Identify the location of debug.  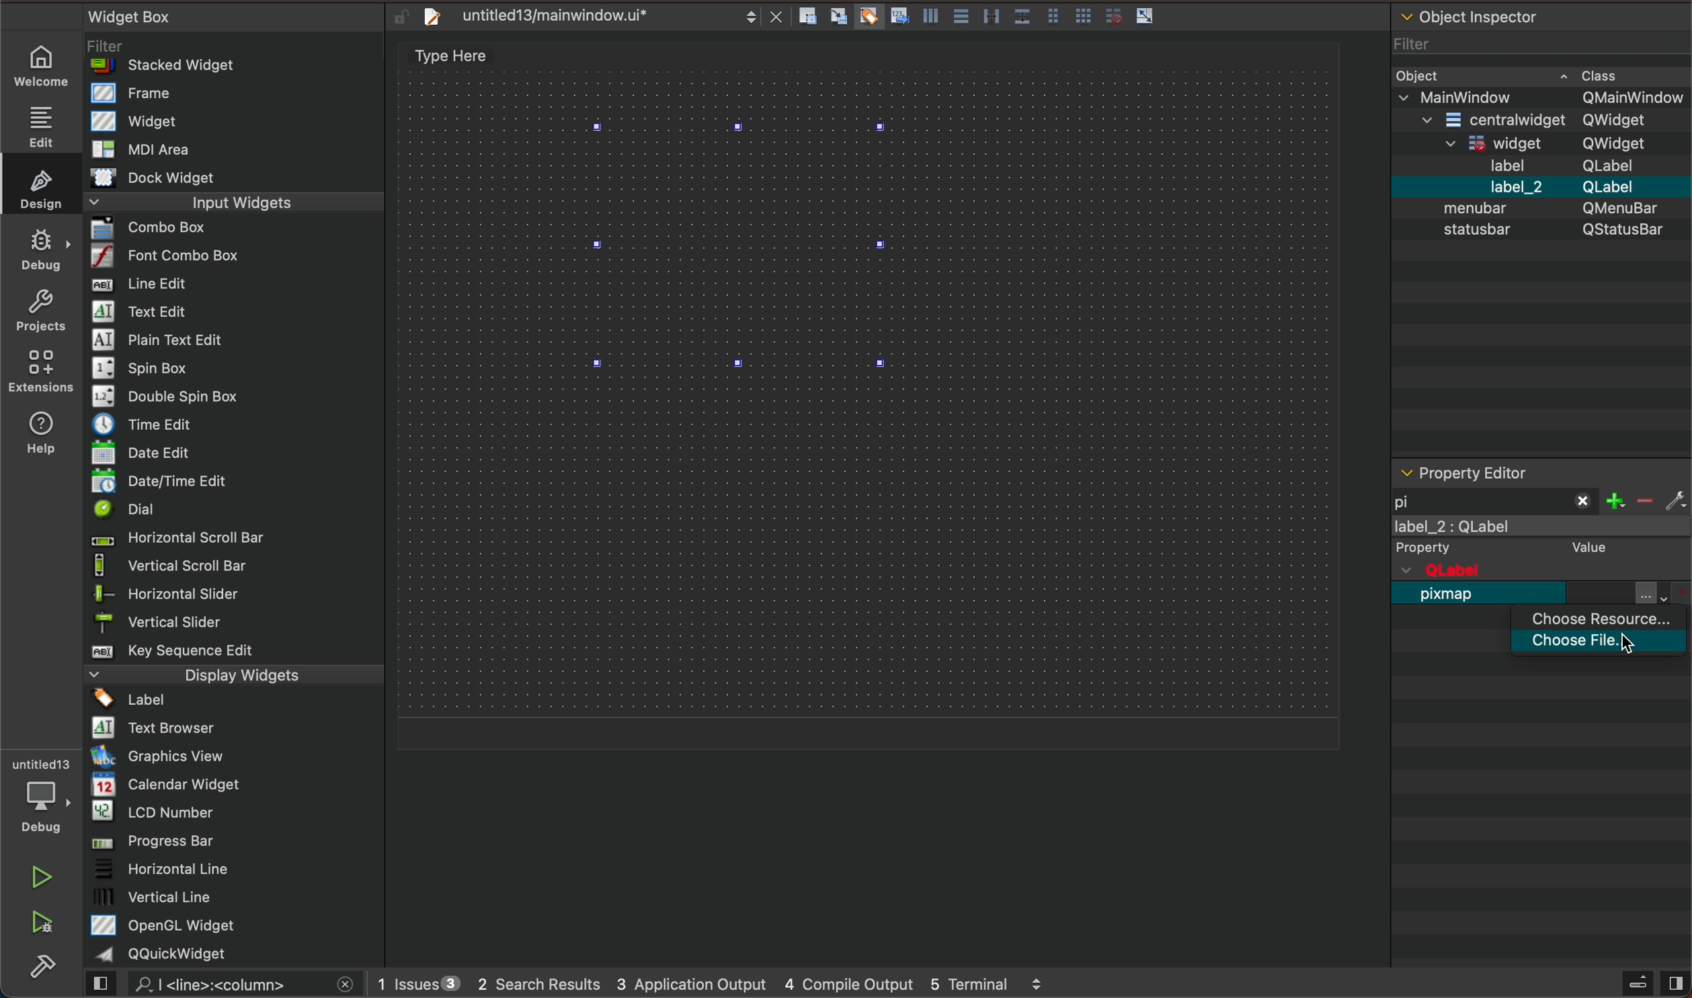
(40, 245).